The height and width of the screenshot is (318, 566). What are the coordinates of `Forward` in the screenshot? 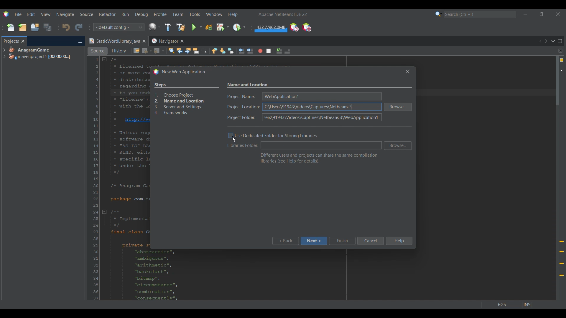 It's located at (159, 51).